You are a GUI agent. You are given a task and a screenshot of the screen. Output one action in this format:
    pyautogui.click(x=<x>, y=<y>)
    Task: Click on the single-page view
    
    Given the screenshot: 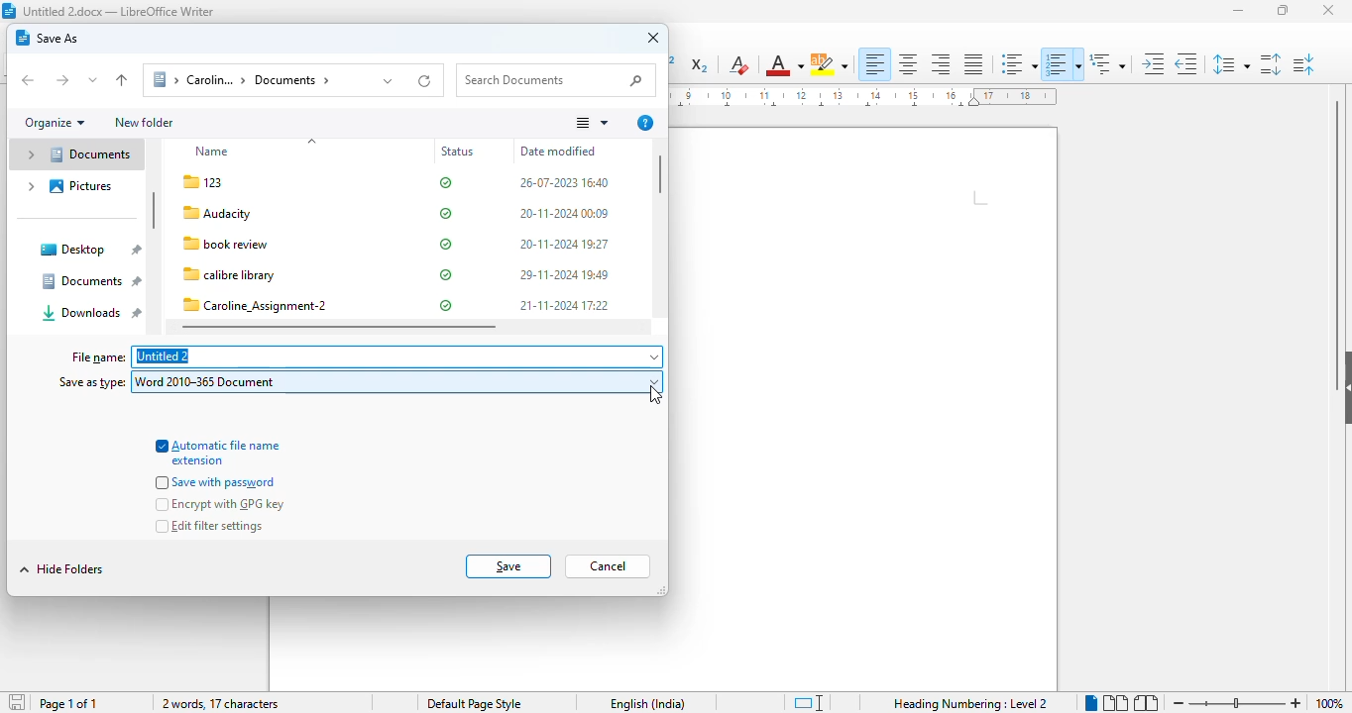 What is the action you would take?
    pyautogui.click(x=1091, y=703)
    